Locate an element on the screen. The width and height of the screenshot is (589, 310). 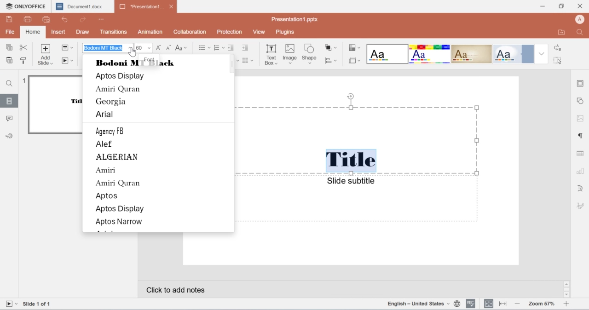
Bodoni black is located at coordinates (140, 63).